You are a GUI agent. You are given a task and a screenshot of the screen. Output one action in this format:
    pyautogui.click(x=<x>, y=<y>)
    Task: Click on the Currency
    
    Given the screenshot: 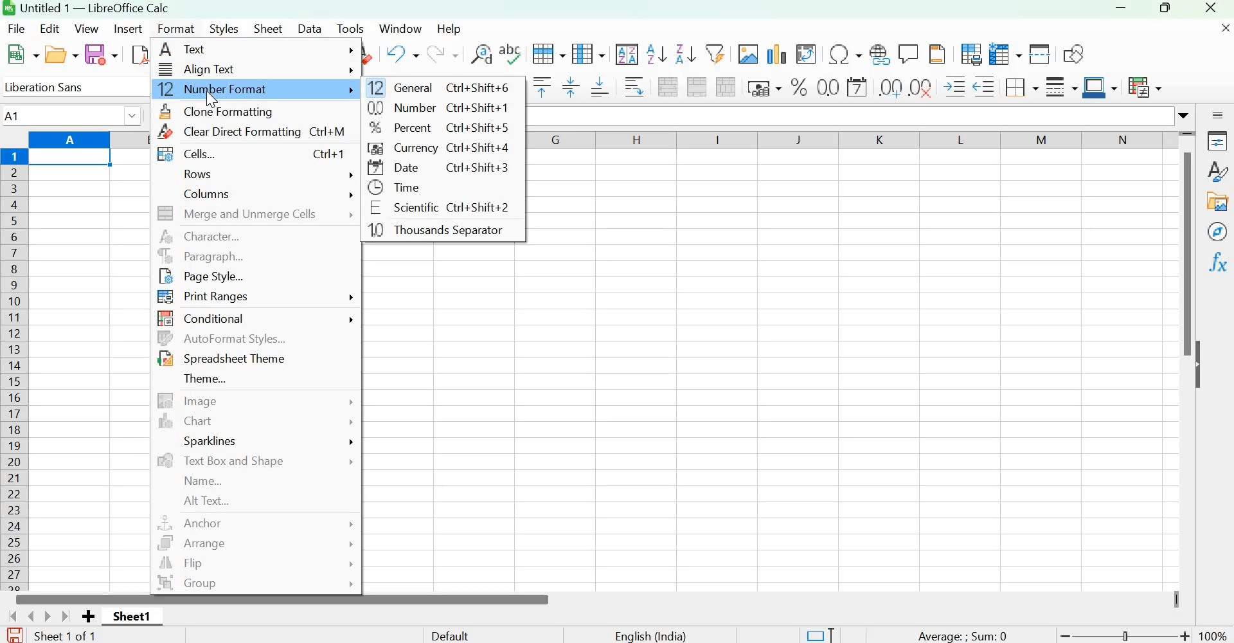 What is the action you would take?
    pyautogui.click(x=438, y=148)
    